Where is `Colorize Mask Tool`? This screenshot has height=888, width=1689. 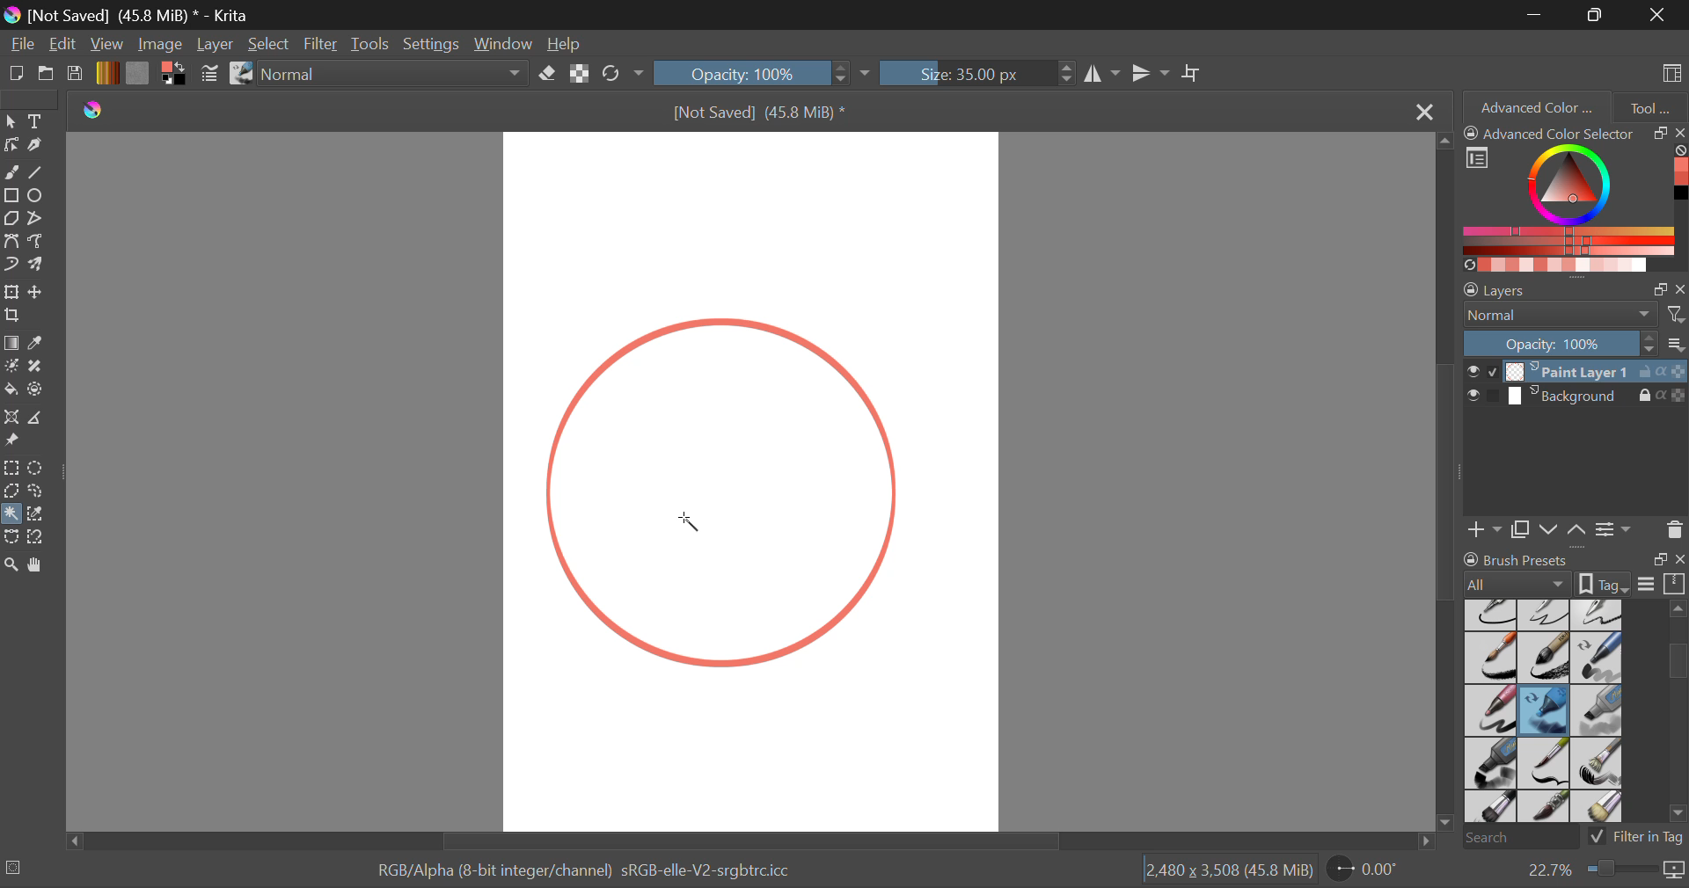 Colorize Mask Tool is located at coordinates (12, 368).